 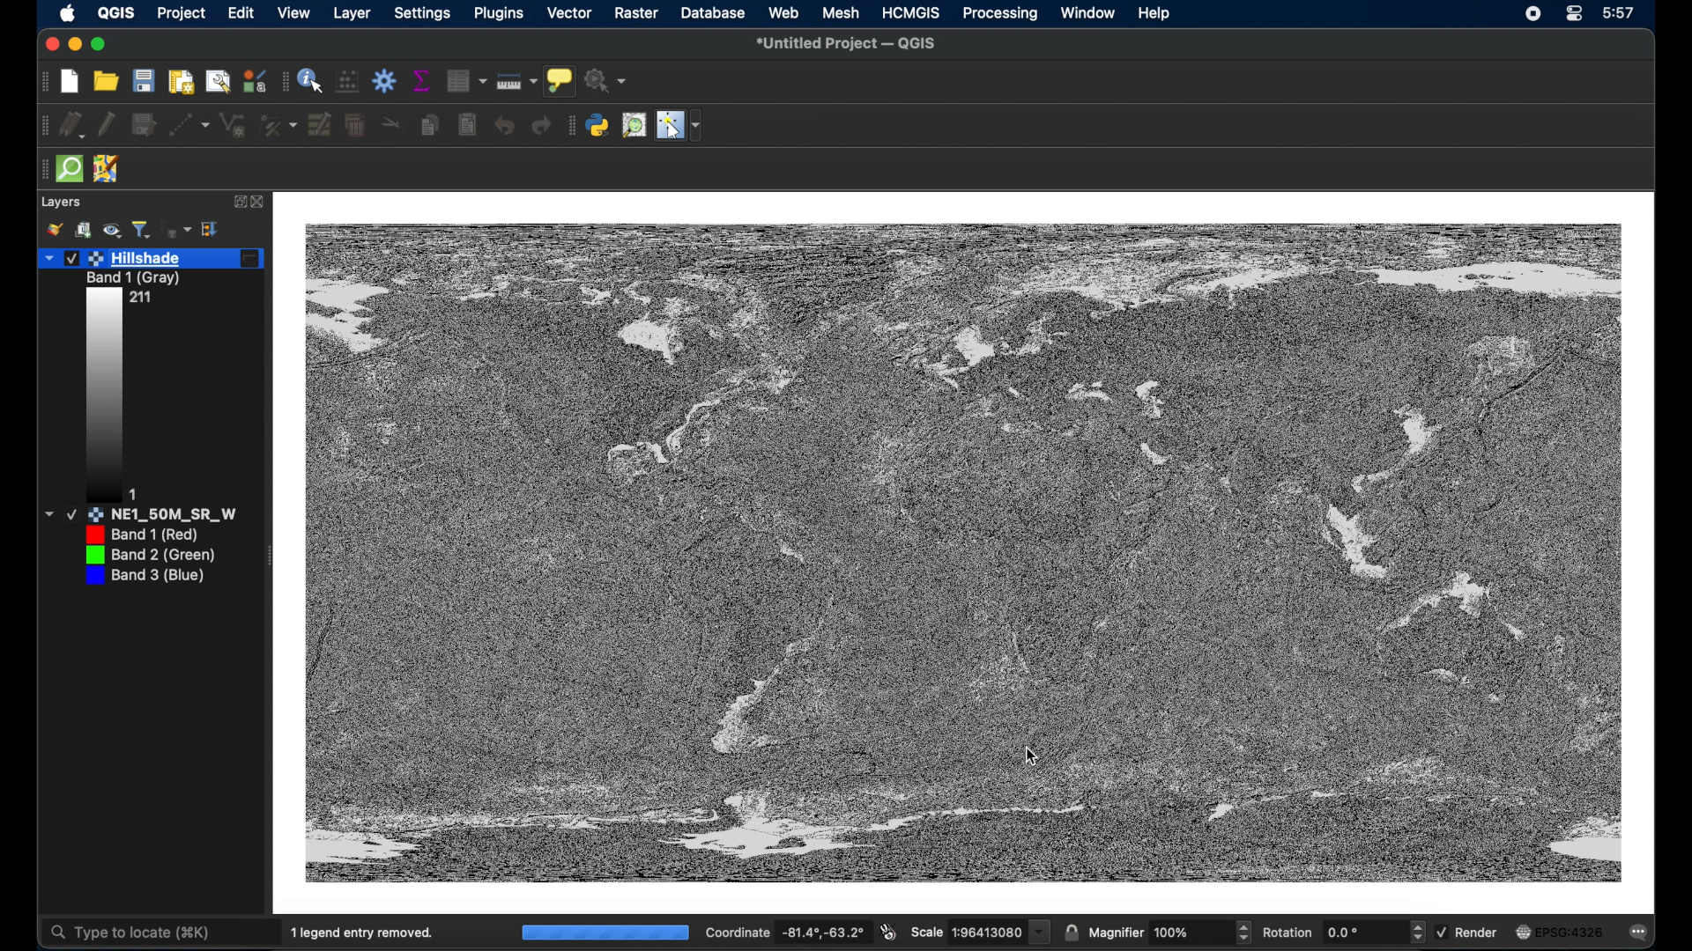 What do you see at coordinates (151, 259) in the screenshot?
I see `layer1` at bounding box center [151, 259].